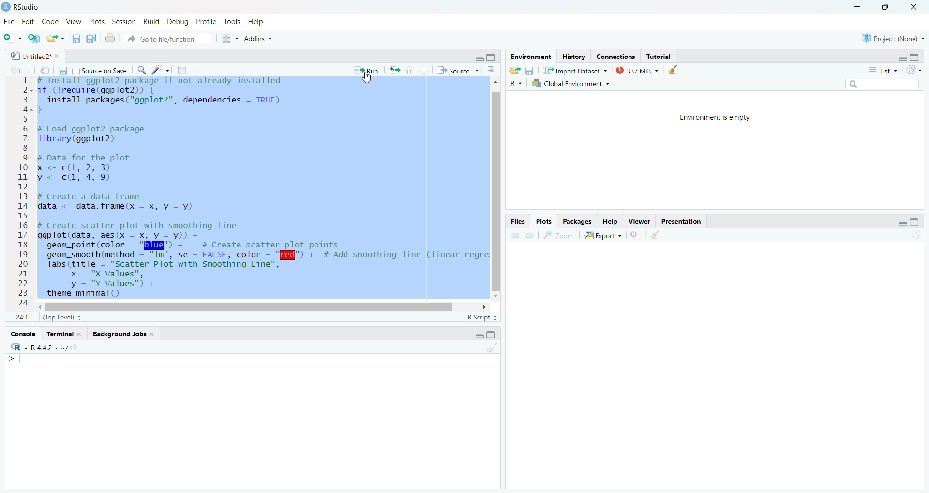 This screenshot has height=493, width=929. Describe the element at coordinates (28, 22) in the screenshot. I see `Edit` at that location.